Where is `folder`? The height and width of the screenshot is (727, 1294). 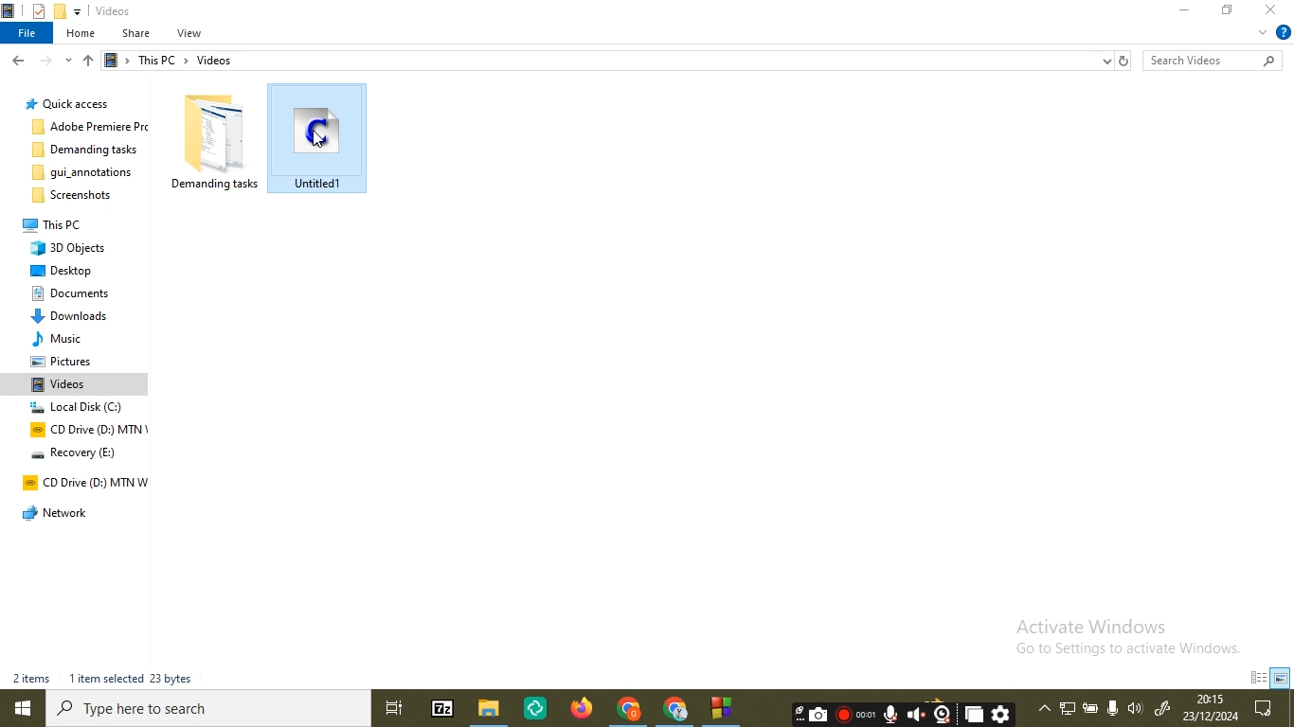 folder is located at coordinates (72, 456).